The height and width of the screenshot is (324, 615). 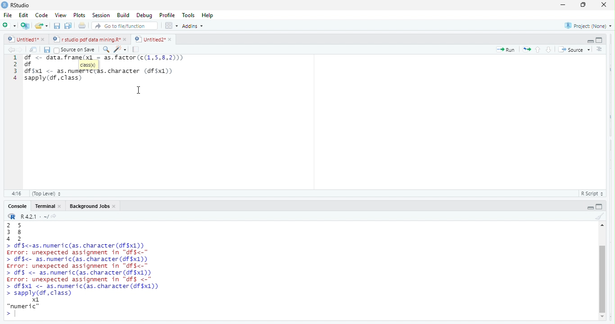 I want to click on save current document, so click(x=57, y=26).